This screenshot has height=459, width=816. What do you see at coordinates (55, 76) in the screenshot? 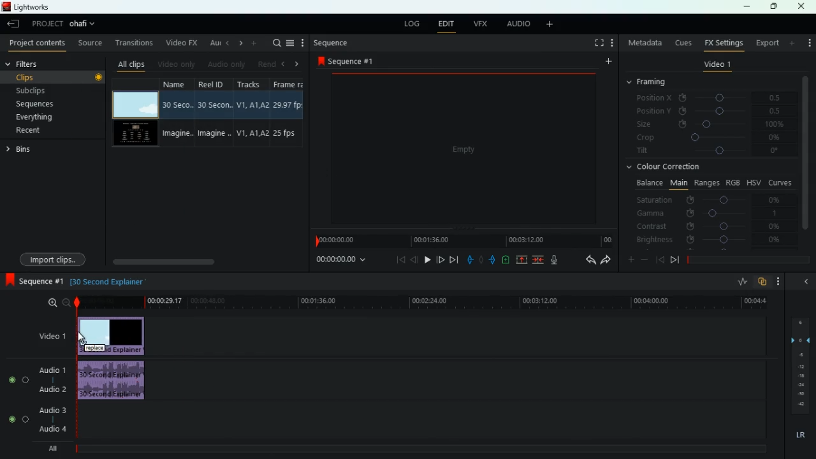
I see `clips` at bounding box center [55, 76].